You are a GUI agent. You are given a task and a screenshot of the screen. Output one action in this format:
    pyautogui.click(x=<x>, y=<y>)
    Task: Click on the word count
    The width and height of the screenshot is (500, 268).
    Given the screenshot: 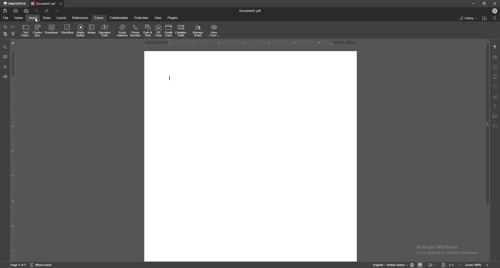 What is the action you would take?
    pyautogui.click(x=41, y=265)
    